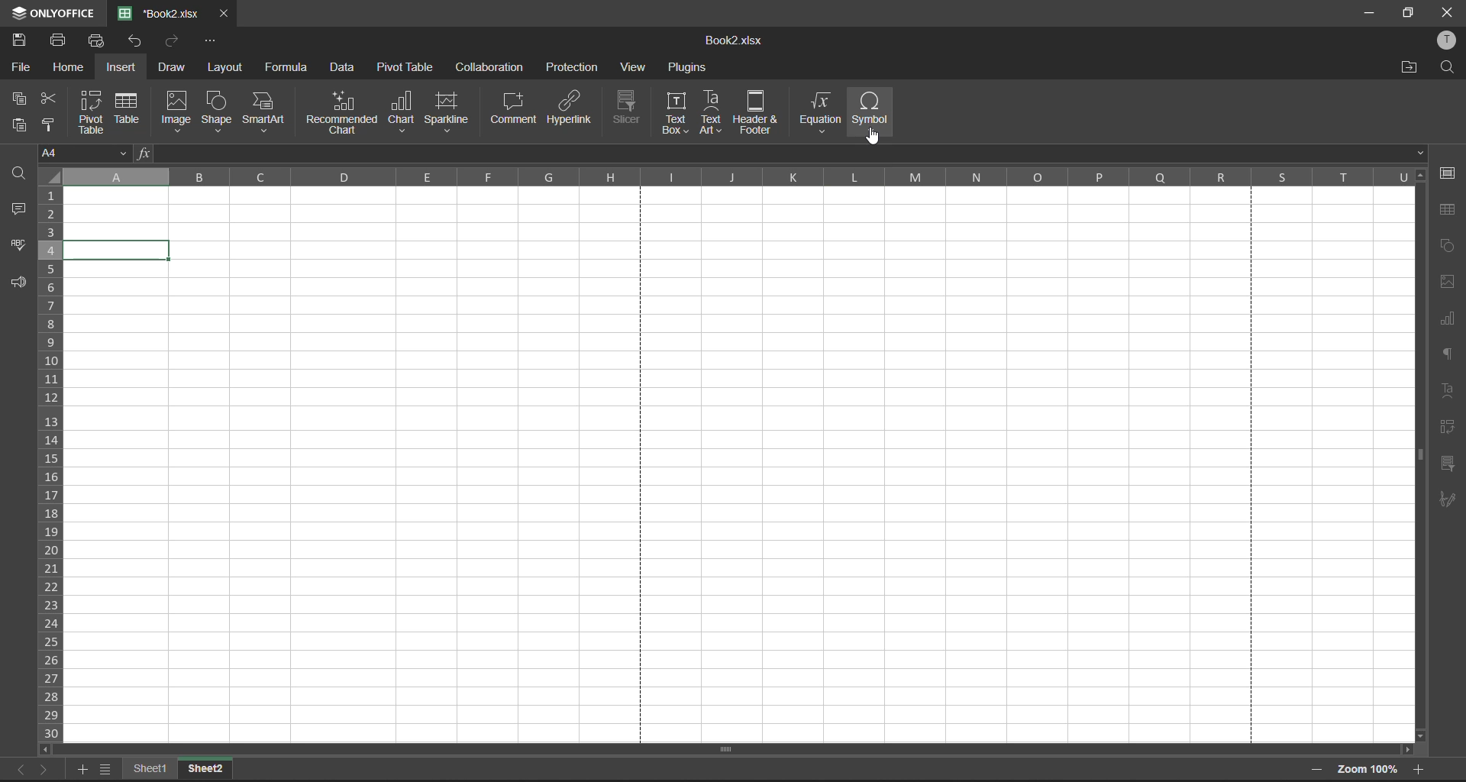 Image resolution: width=1466 pixels, height=782 pixels. What do you see at coordinates (18, 211) in the screenshot?
I see `comments` at bounding box center [18, 211].